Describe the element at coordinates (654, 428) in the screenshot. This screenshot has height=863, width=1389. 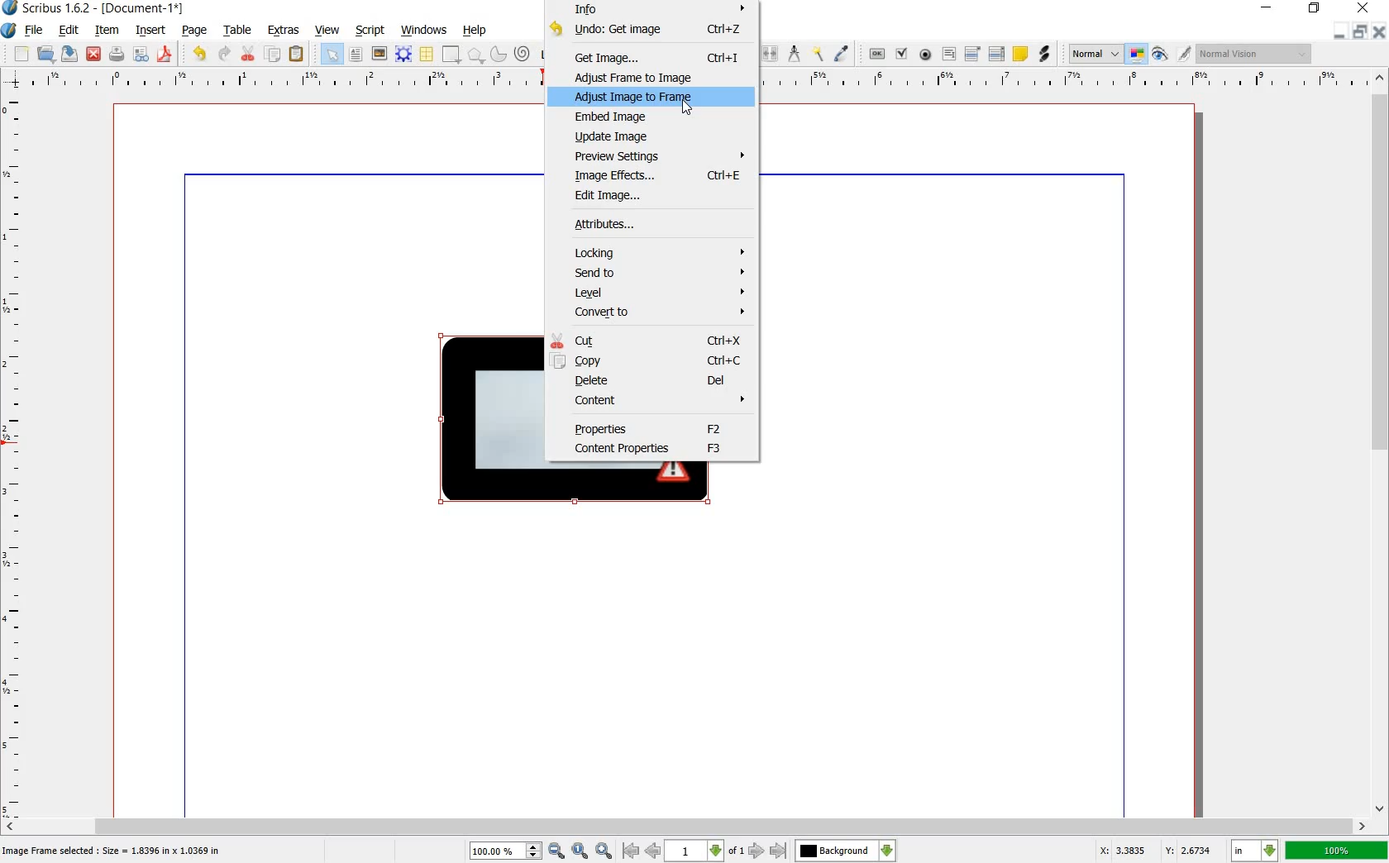
I see `properties` at that location.